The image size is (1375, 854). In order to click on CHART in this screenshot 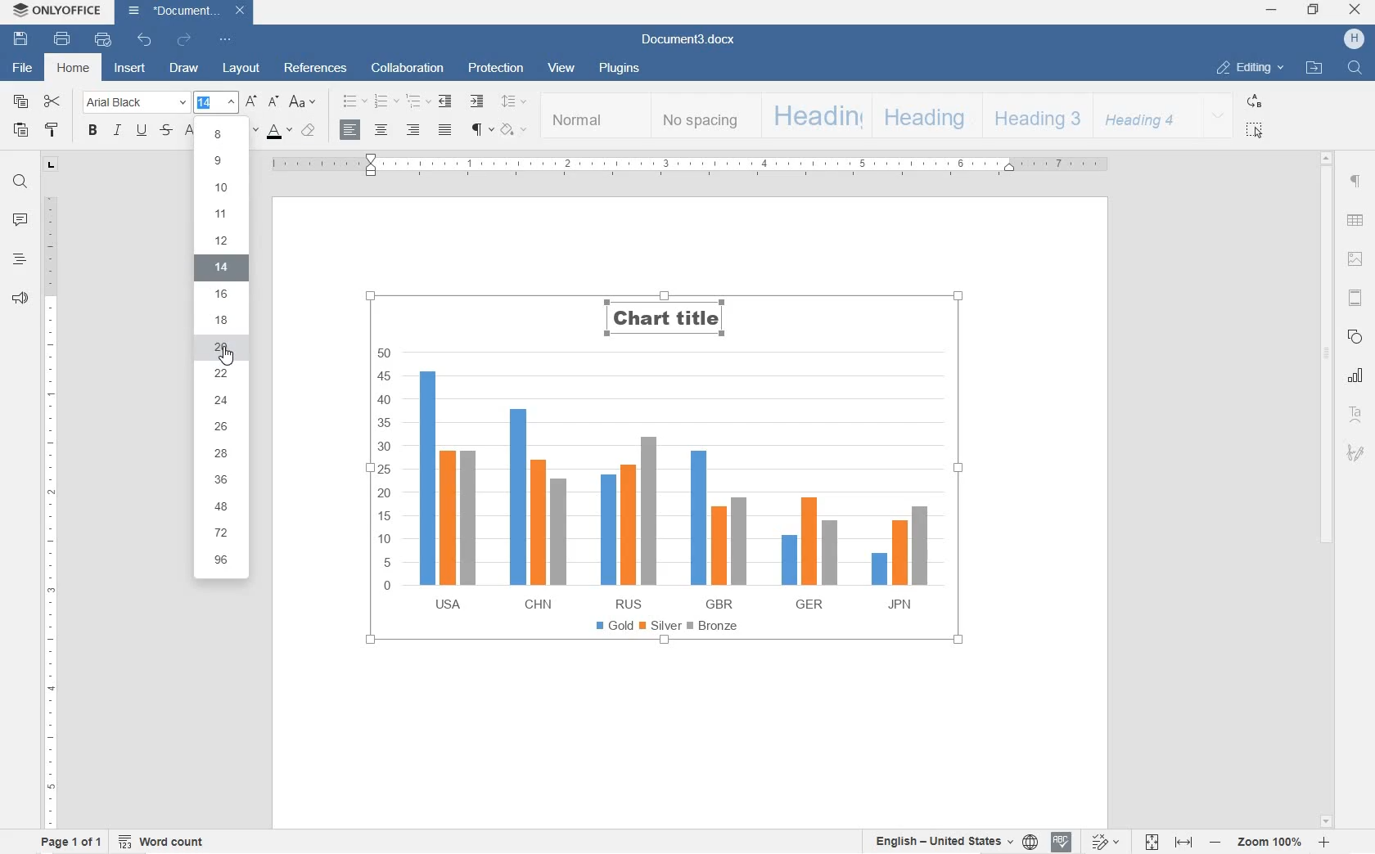, I will do `click(669, 524)`.